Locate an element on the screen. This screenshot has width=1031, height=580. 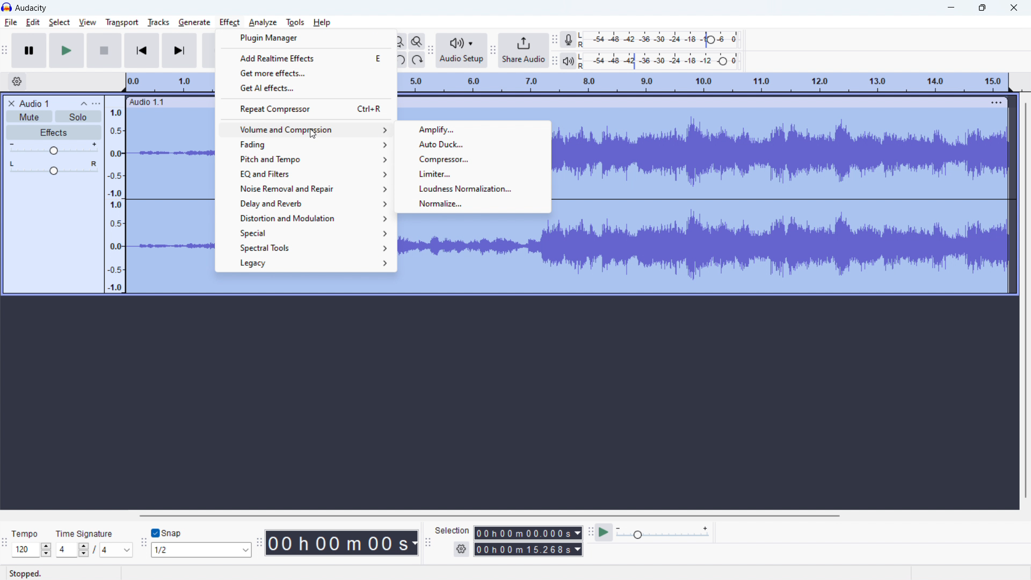
add realtime effects    E is located at coordinates (306, 57).